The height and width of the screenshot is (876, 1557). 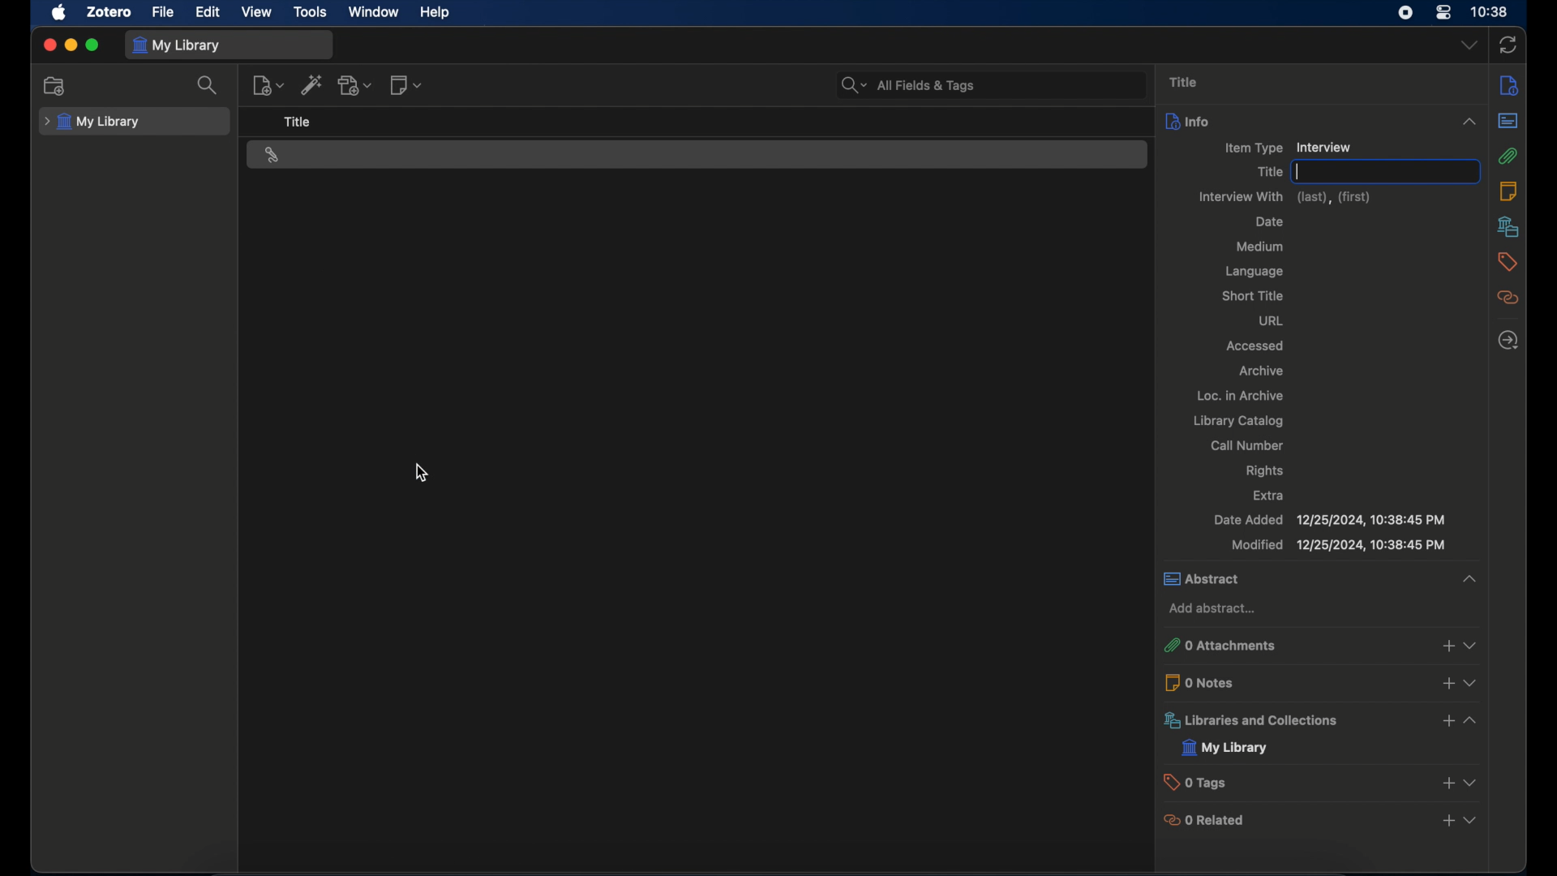 What do you see at coordinates (1323, 147) in the screenshot?
I see `interview` at bounding box center [1323, 147].